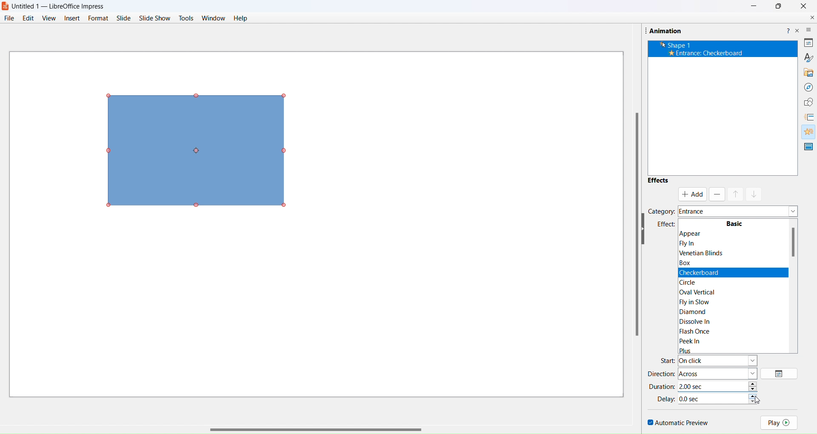 The image size is (817, 434). What do you see at coordinates (713, 397) in the screenshot?
I see `time` at bounding box center [713, 397].